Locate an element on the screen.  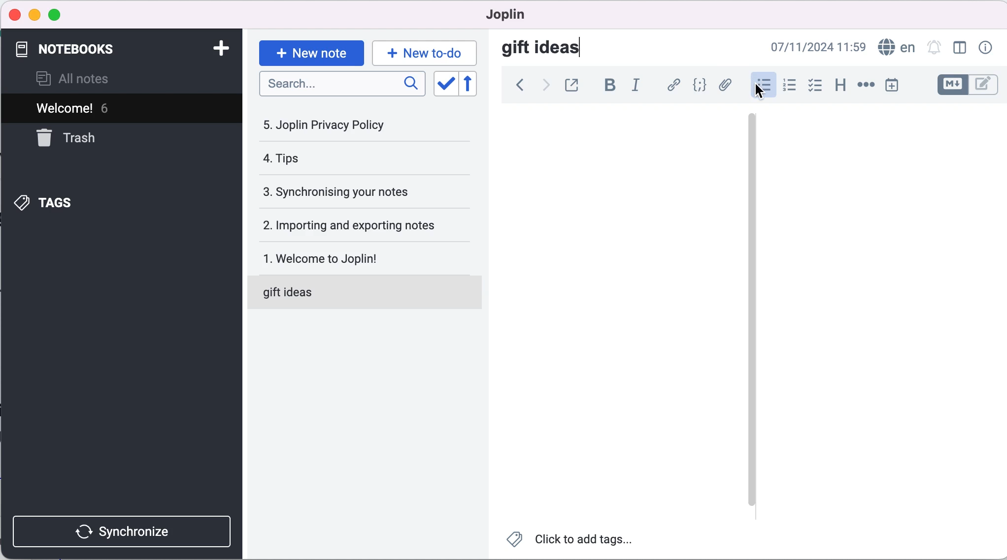
add file is located at coordinates (726, 86).